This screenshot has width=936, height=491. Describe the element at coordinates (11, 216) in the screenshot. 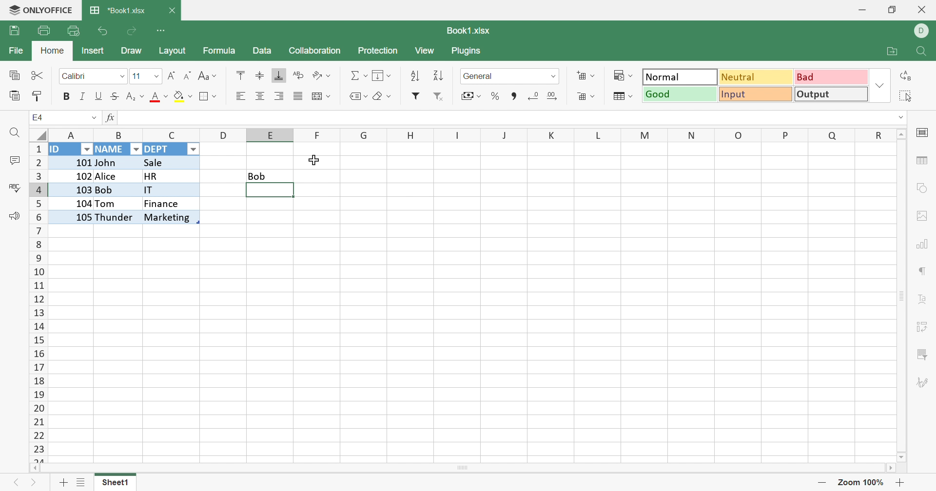

I see `Feedback & Support` at that location.